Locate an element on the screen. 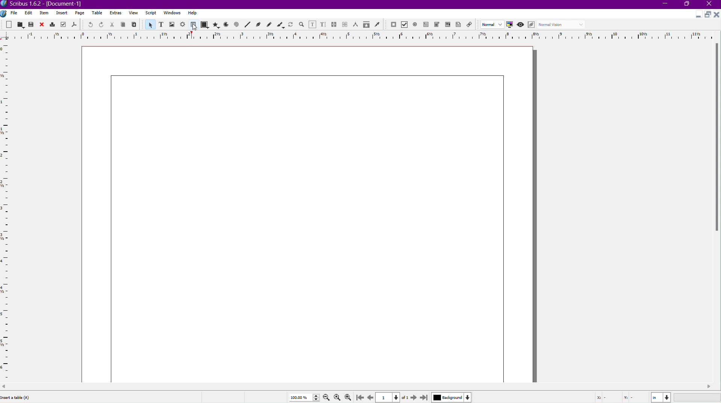  Close is located at coordinates (711, 5).